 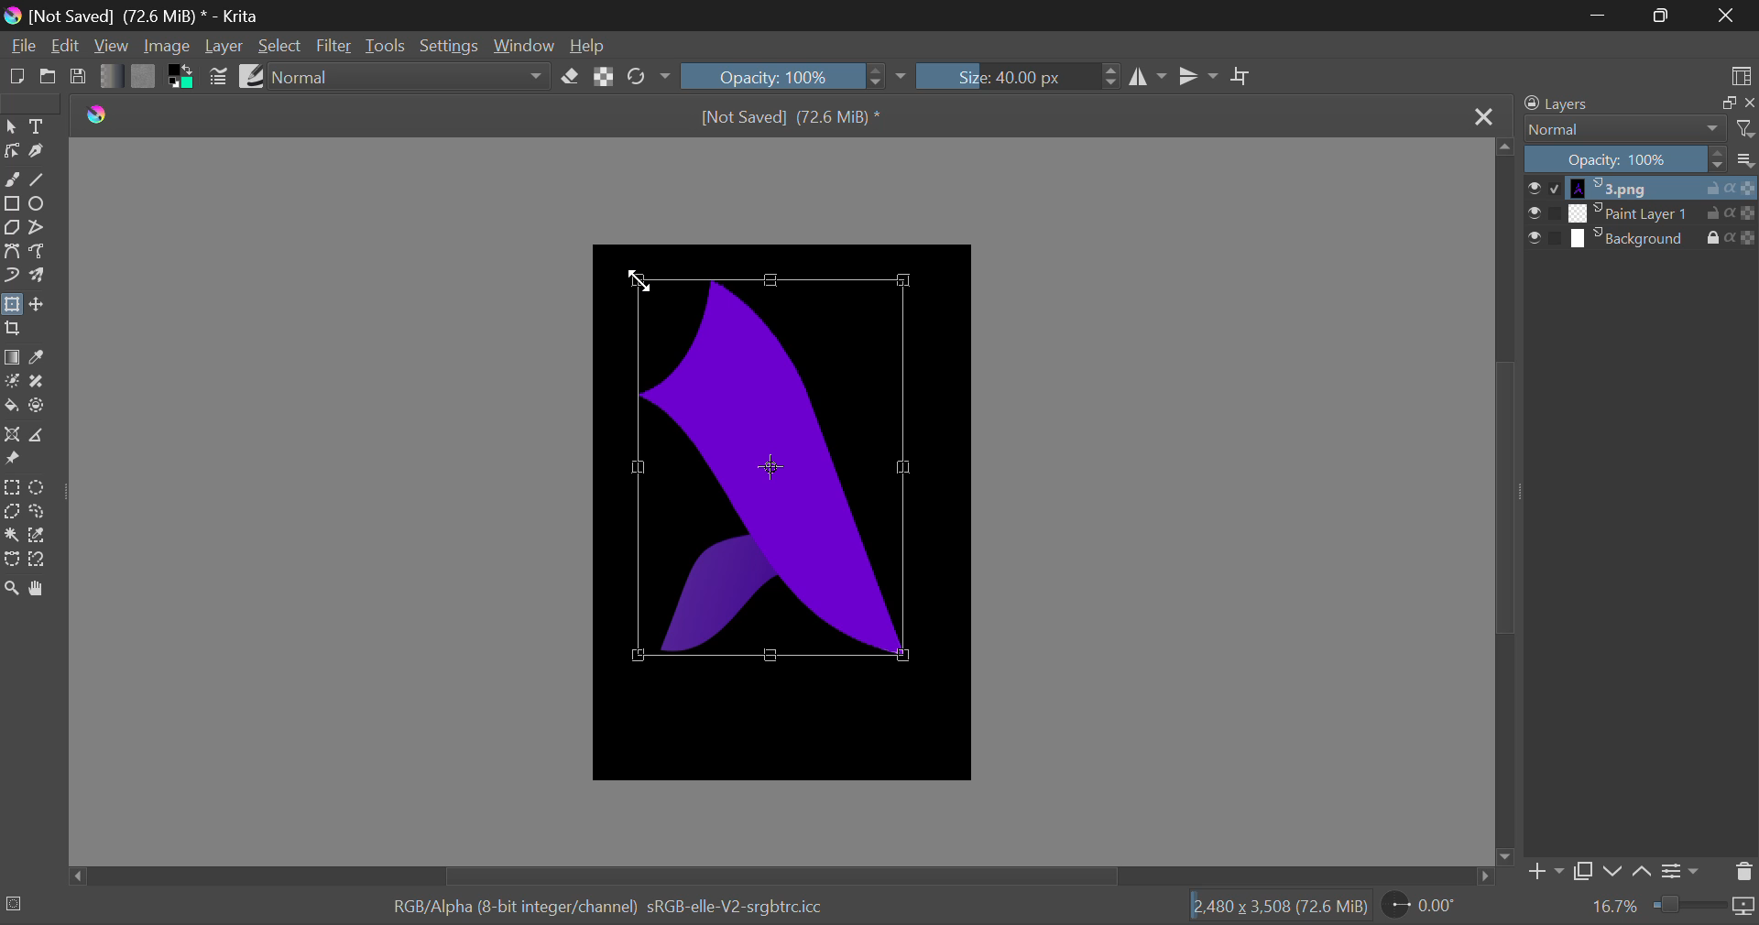 I want to click on Gradient Fill, so click(x=12, y=358).